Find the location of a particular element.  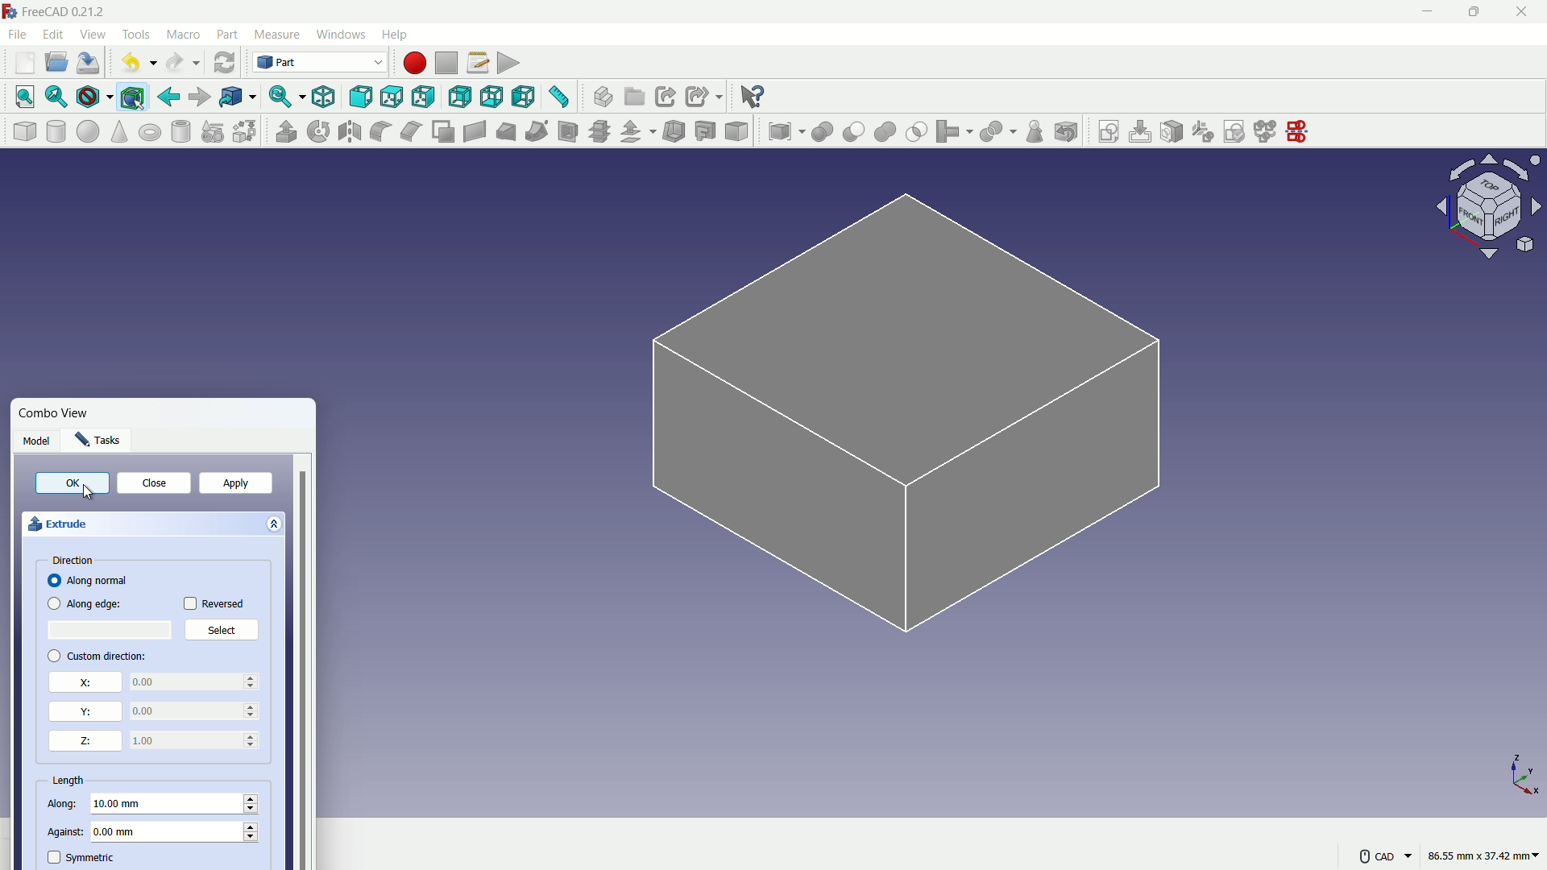

defeaturing is located at coordinates (1065, 132).